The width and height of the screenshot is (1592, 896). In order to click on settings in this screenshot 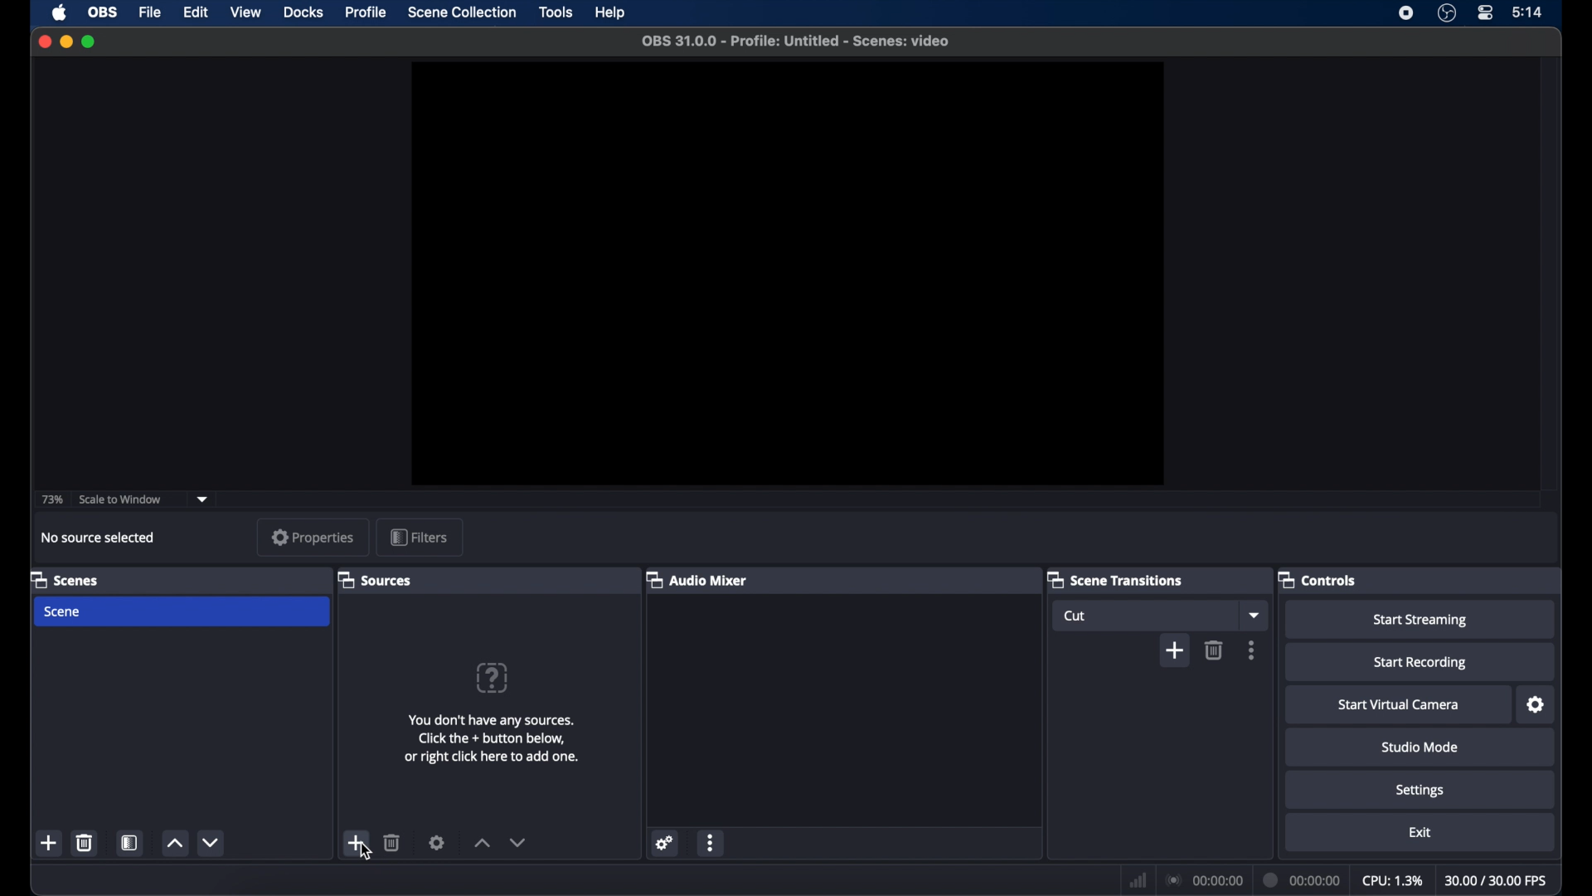, I will do `click(437, 842)`.